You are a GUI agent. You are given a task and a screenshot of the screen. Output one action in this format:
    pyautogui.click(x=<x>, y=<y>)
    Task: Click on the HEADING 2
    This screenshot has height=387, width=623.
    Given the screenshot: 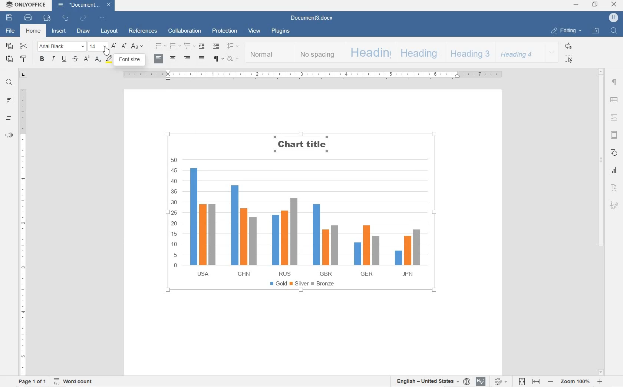 What is the action you would take?
    pyautogui.click(x=419, y=53)
    